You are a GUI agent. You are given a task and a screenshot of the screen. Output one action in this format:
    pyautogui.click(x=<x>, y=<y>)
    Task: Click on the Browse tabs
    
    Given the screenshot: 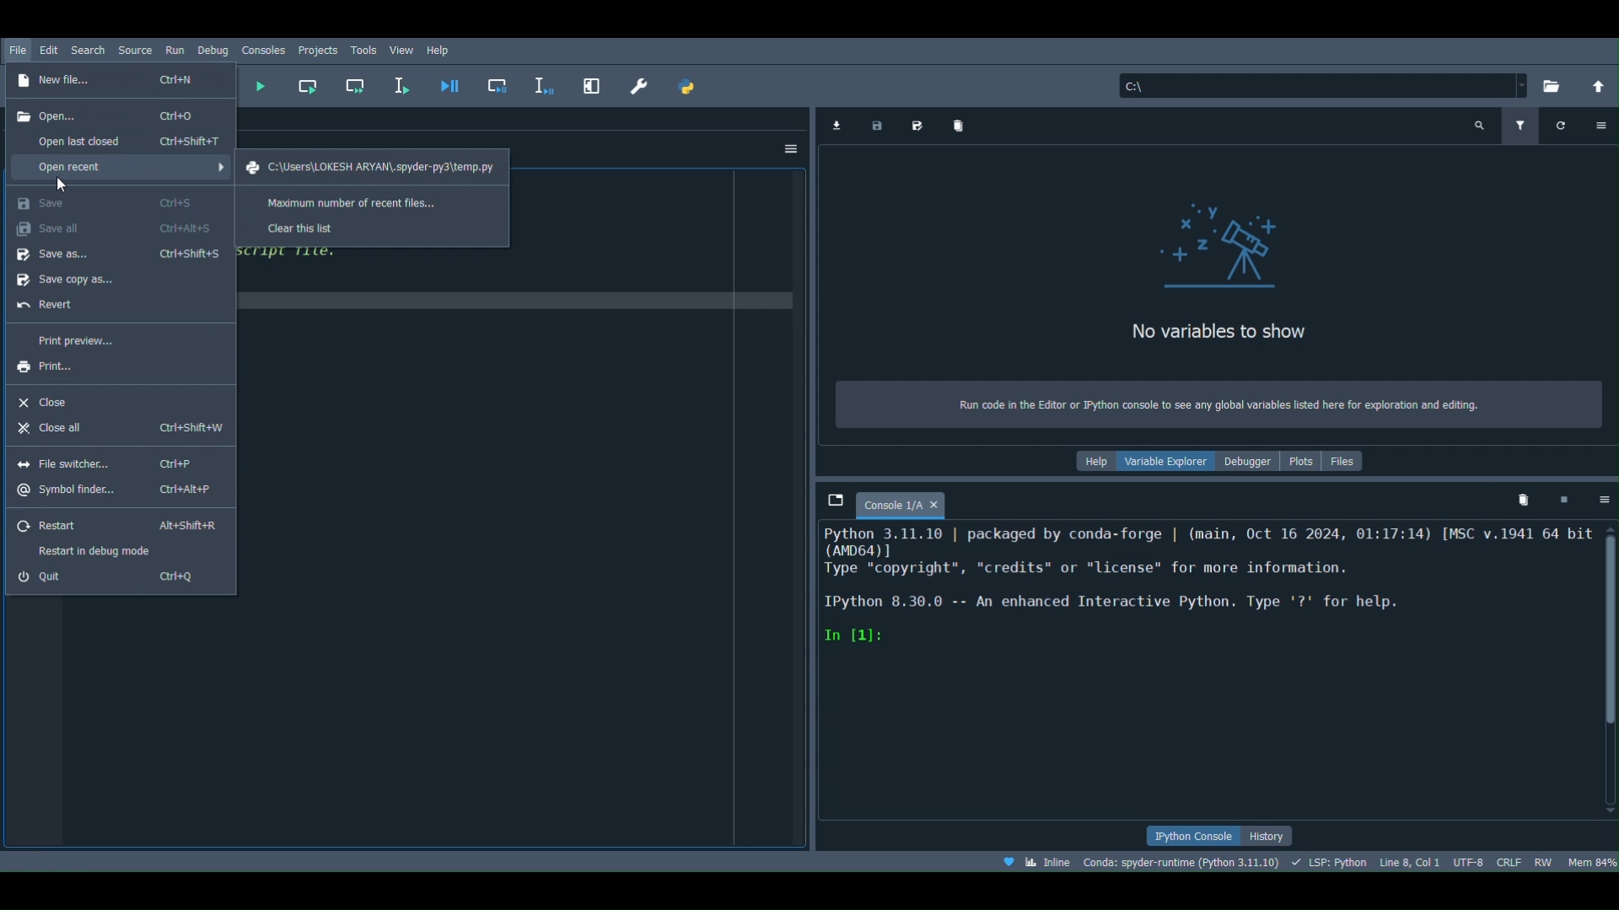 What is the action you would take?
    pyautogui.click(x=833, y=496)
    